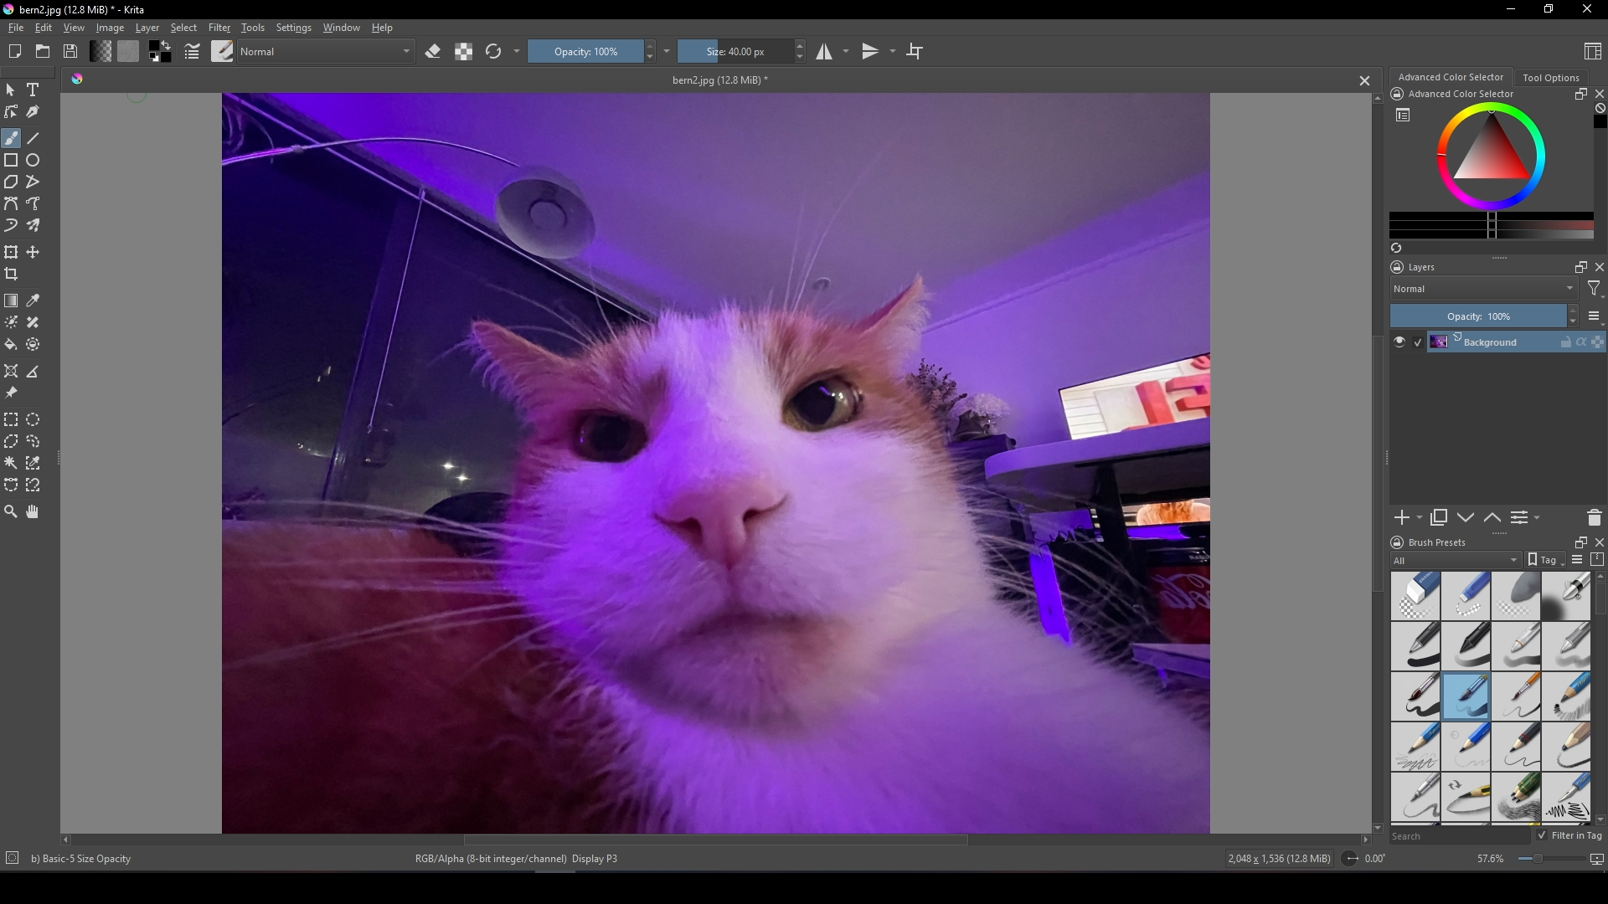  I want to click on Select shapes tool, so click(11, 90).